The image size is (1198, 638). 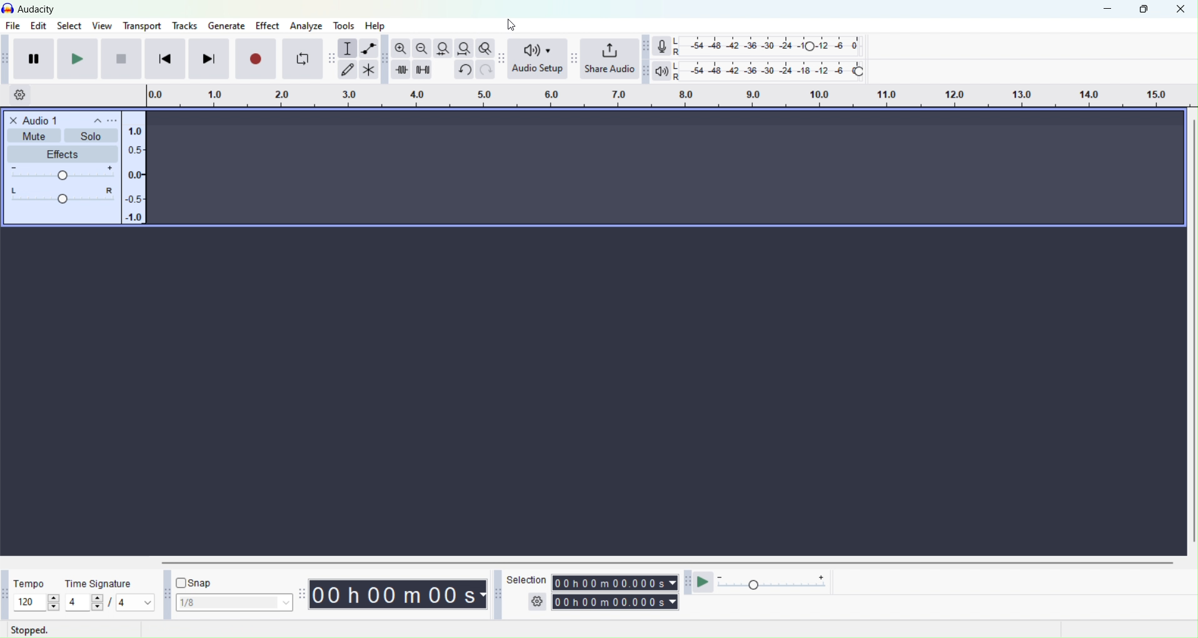 What do you see at coordinates (30, 584) in the screenshot?
I see `Tempo` at bounding box center [30, 584].